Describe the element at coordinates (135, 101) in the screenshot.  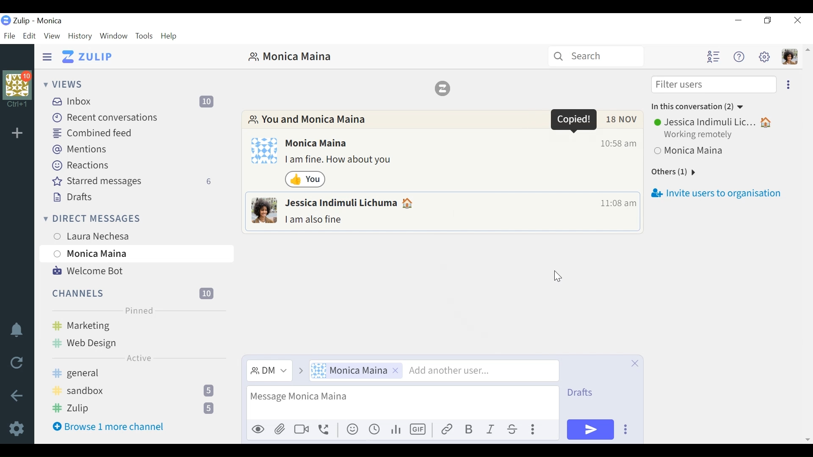
I see `Inbox` at that location.